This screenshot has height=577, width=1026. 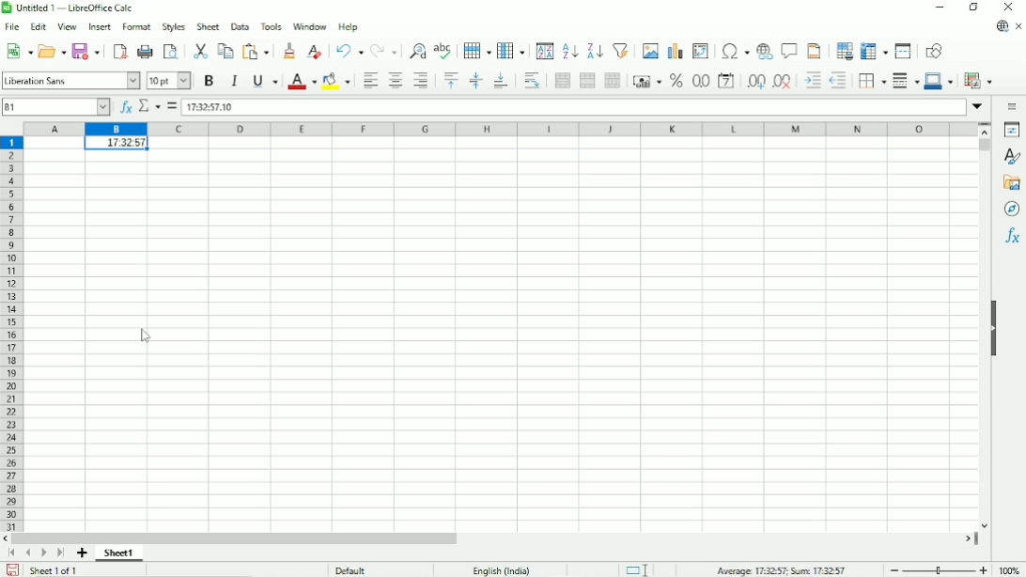 What do you see at coordinates (137, 26) in the screenshot?
I see `Format` at bounding box center [137, 26].